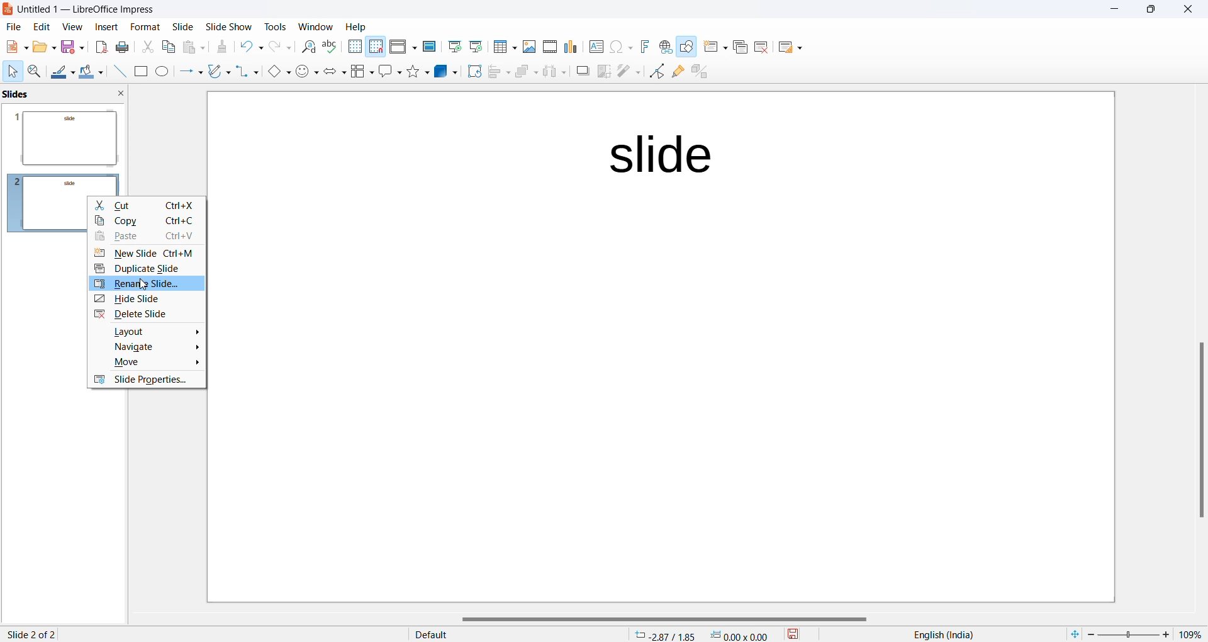  What do you see at coordinates (195, 47) in the screenshot?
I see `Paste options` at bounding box center [195, 47].